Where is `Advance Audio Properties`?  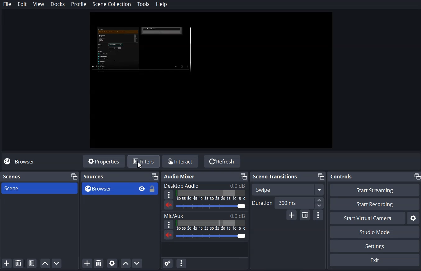 Advance Audio Properties is located at coordinates (168, 263).